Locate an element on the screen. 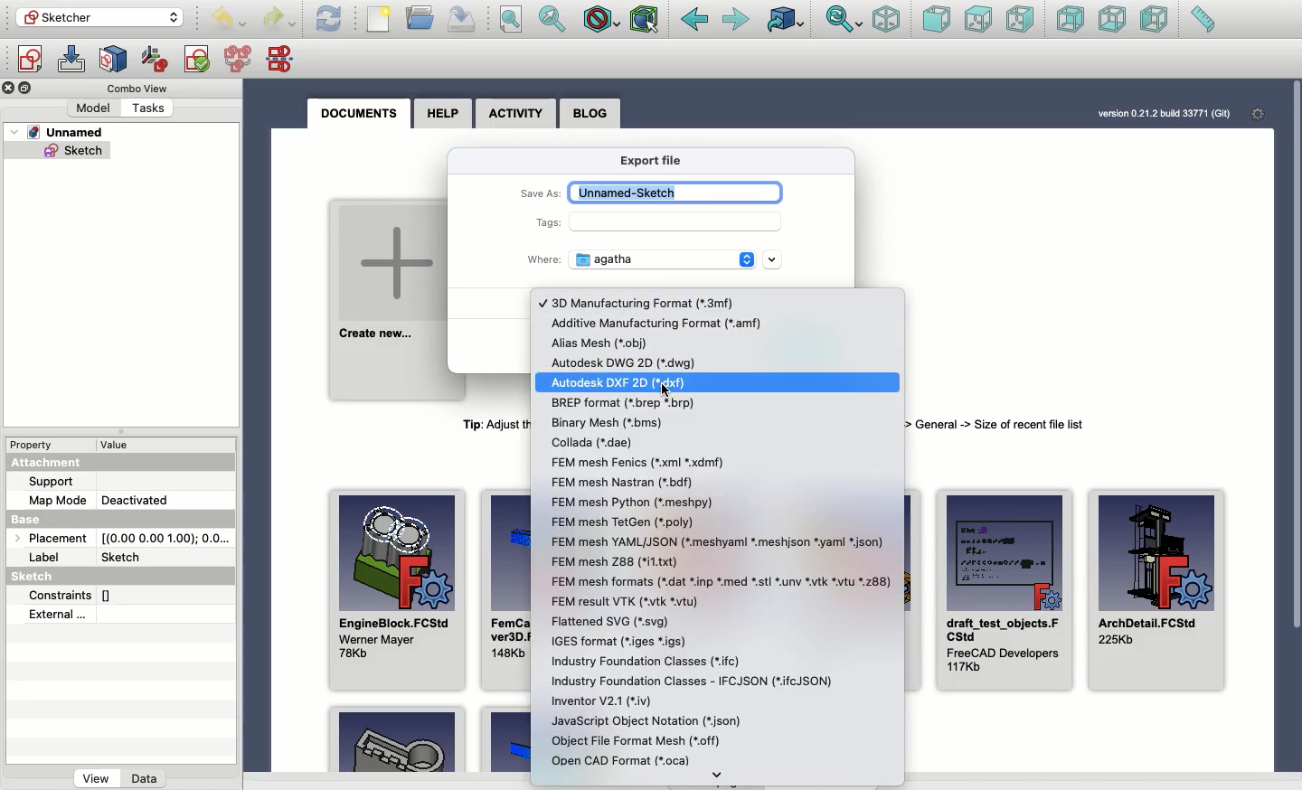 This screenshot has width=1302, height=790. Left is located at coordinates (1156, 22).